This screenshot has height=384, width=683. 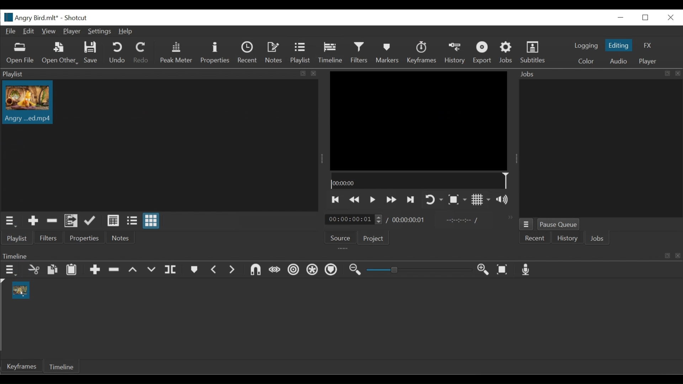 I want to click on Timeline, so click(x=331, y=53).